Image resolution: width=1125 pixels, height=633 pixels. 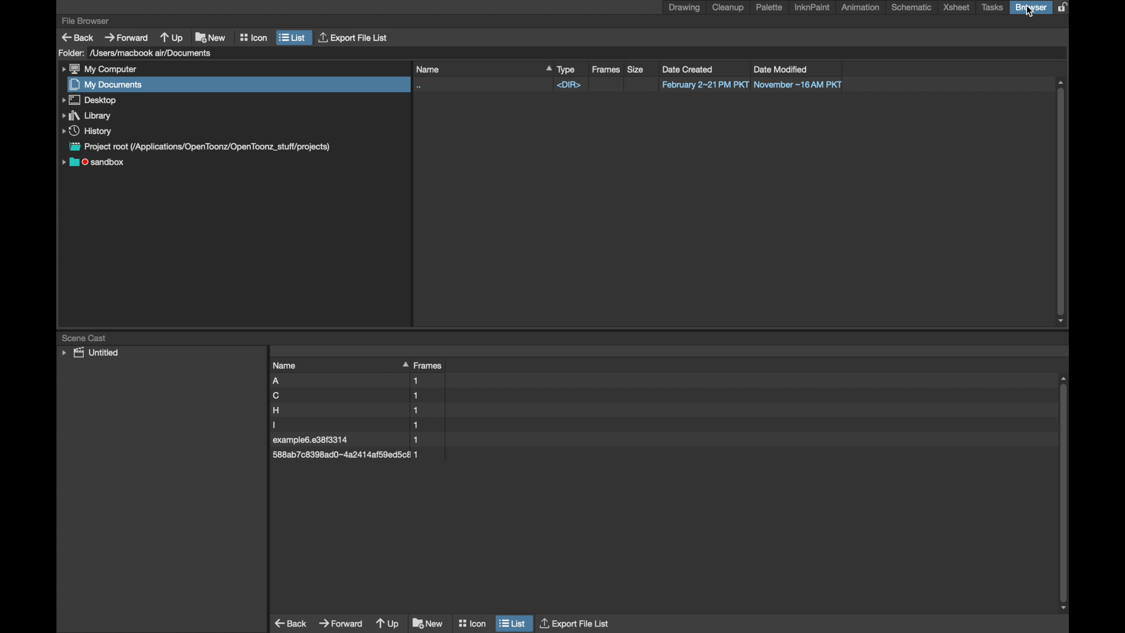 I want to click on browser, so click(x=1032, y=8).